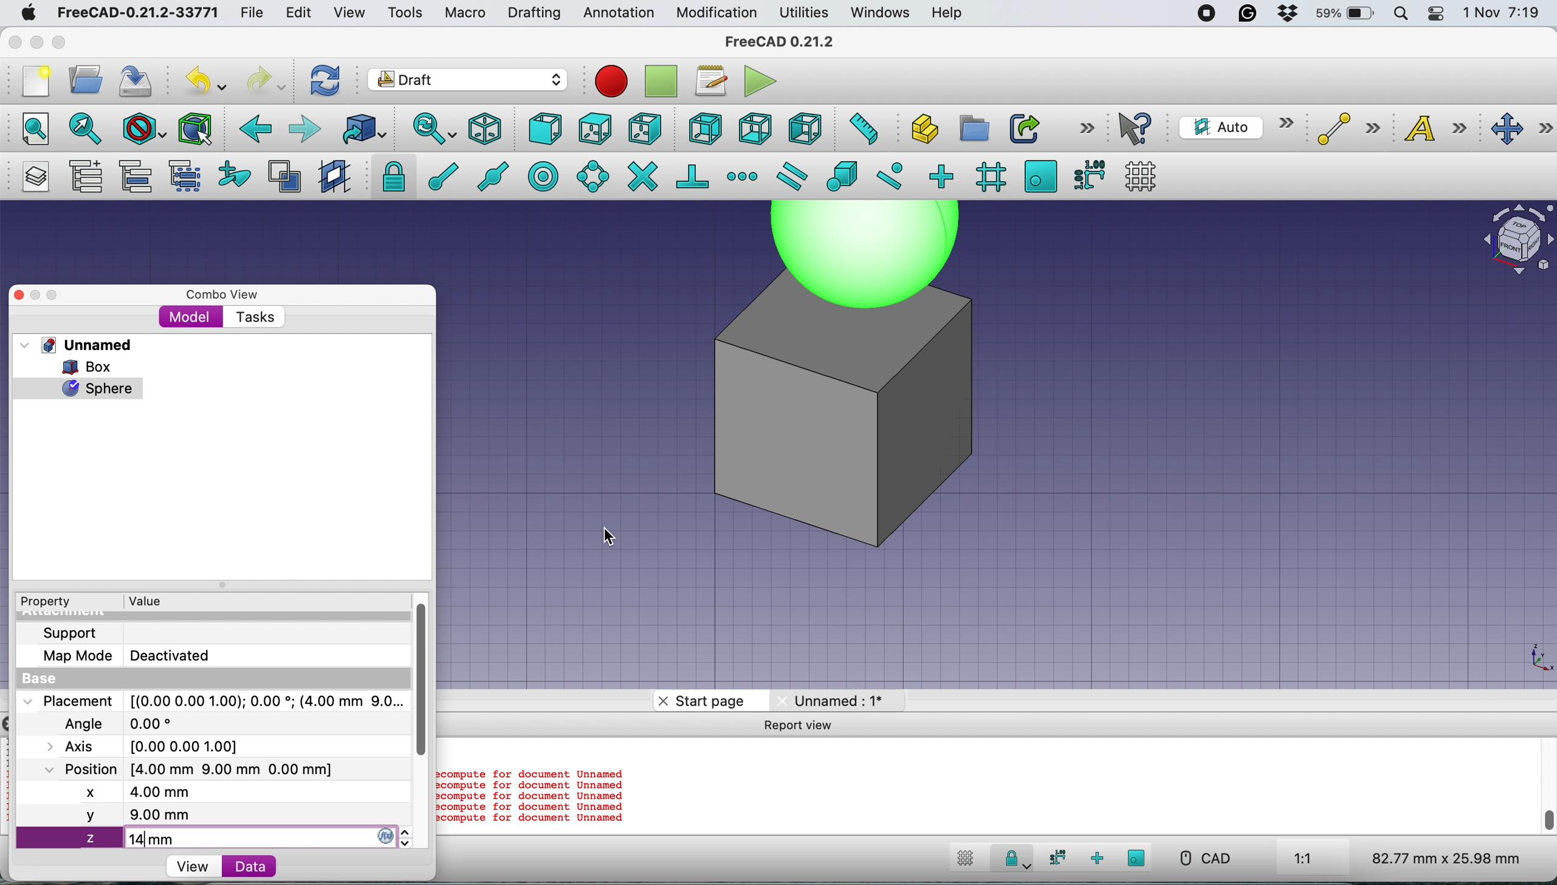 This screenshot has width=1557, height=885. Describe the element at coordinates (1141, 176) in the screenshot. I see `toggle grid` at that location.